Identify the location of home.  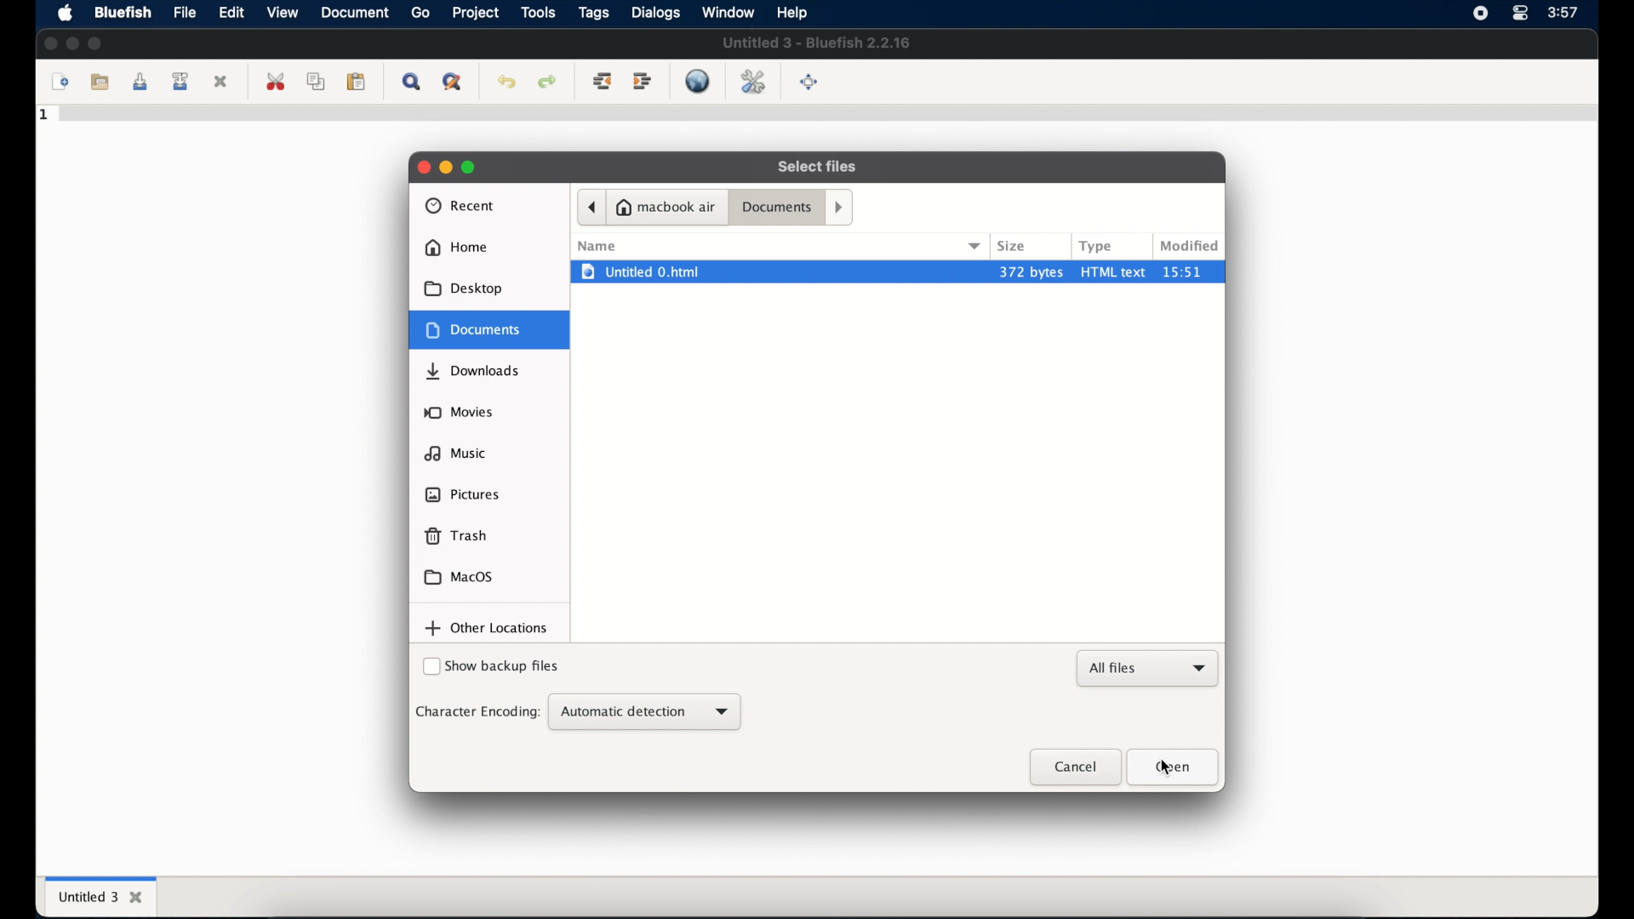
(456, 248).